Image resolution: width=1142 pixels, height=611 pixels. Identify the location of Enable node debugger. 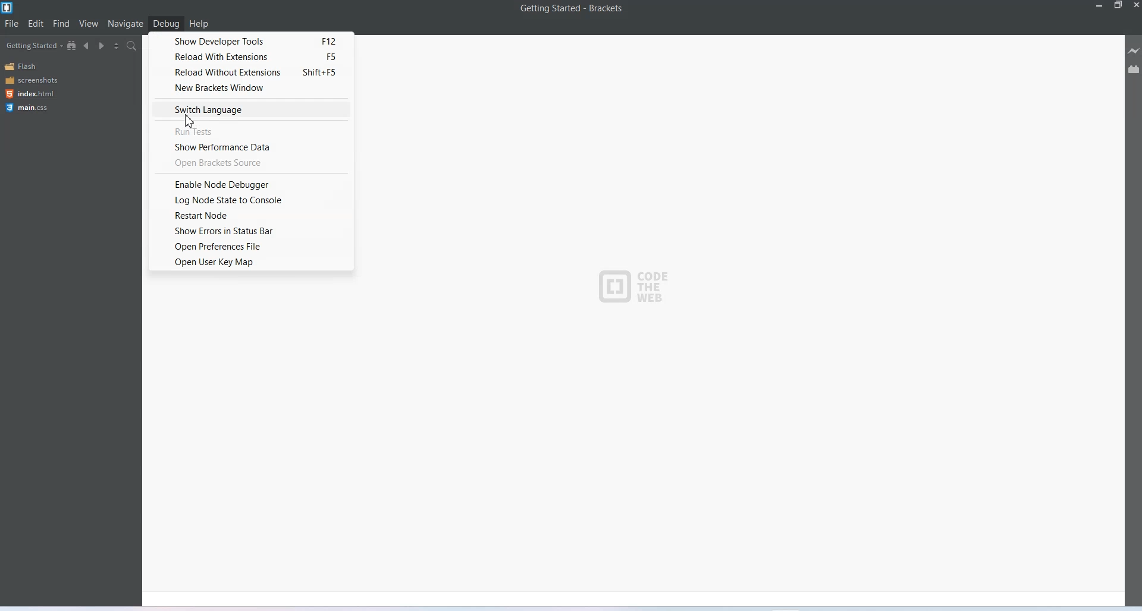
(250, 184).